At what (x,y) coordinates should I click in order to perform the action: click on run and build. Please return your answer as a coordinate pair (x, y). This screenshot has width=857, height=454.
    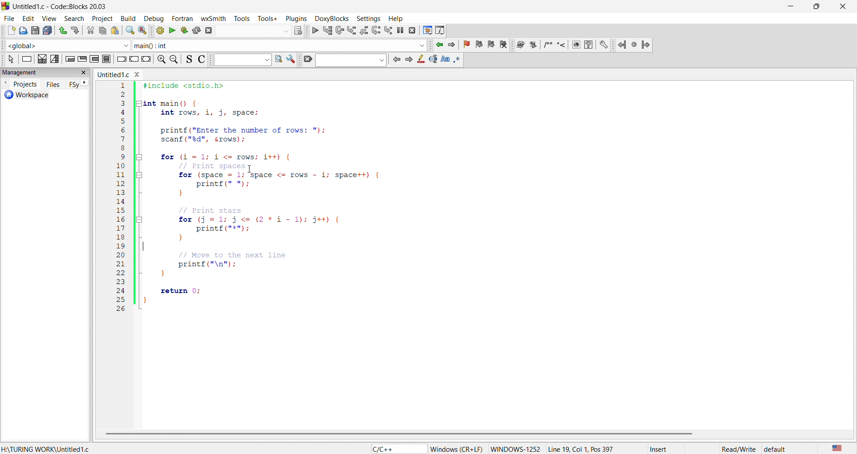
    Looking at the image, I should click on (183, 30).